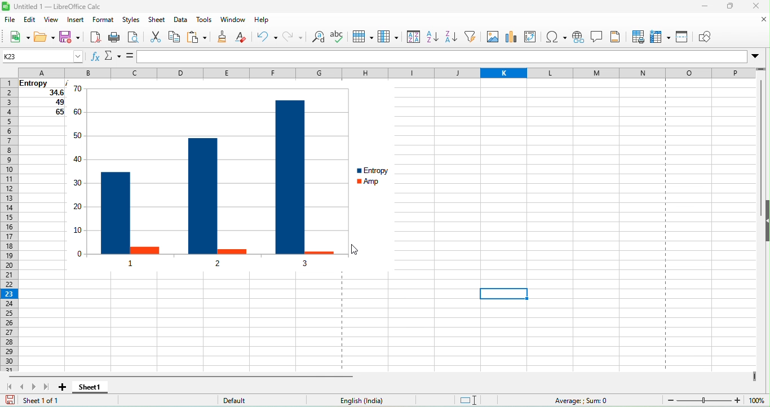 This screenshot has width=770, height=407. I want to click on header and footers, so click(616, 38).